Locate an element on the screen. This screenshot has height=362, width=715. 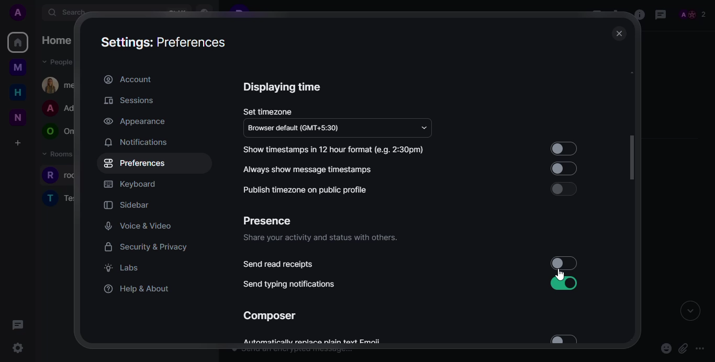
Always show message timestamps is located at coordinates (340, 169).